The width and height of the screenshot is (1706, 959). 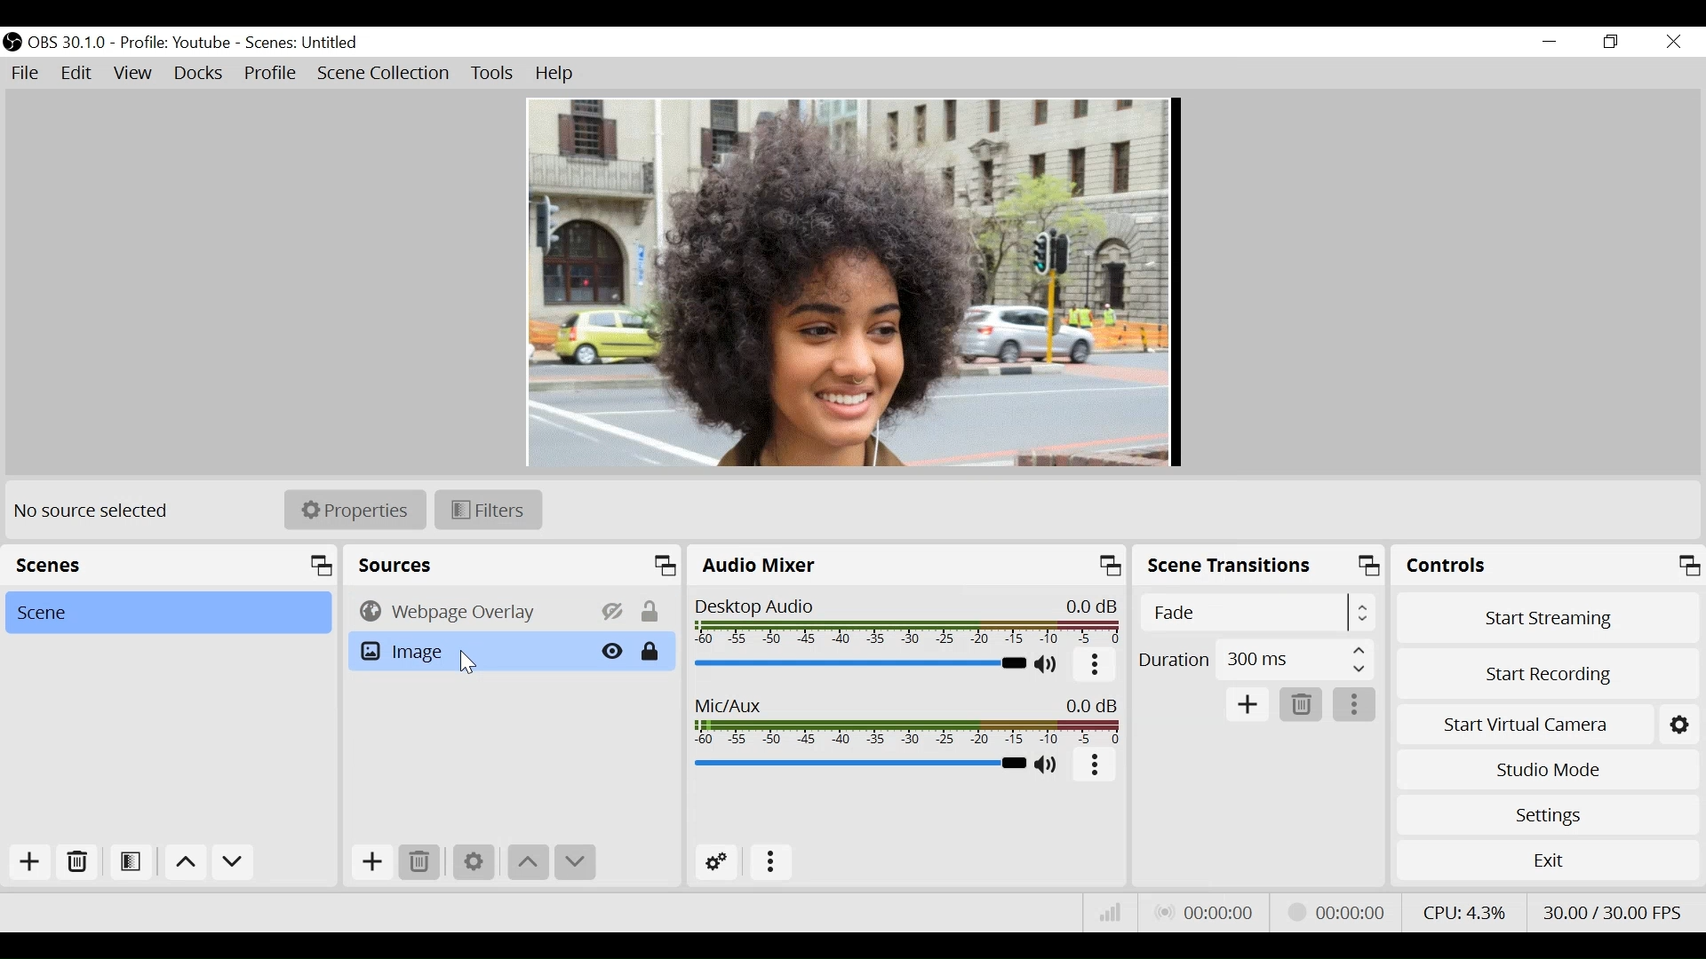 I want to click on Delete, so click(x=76, y=863).